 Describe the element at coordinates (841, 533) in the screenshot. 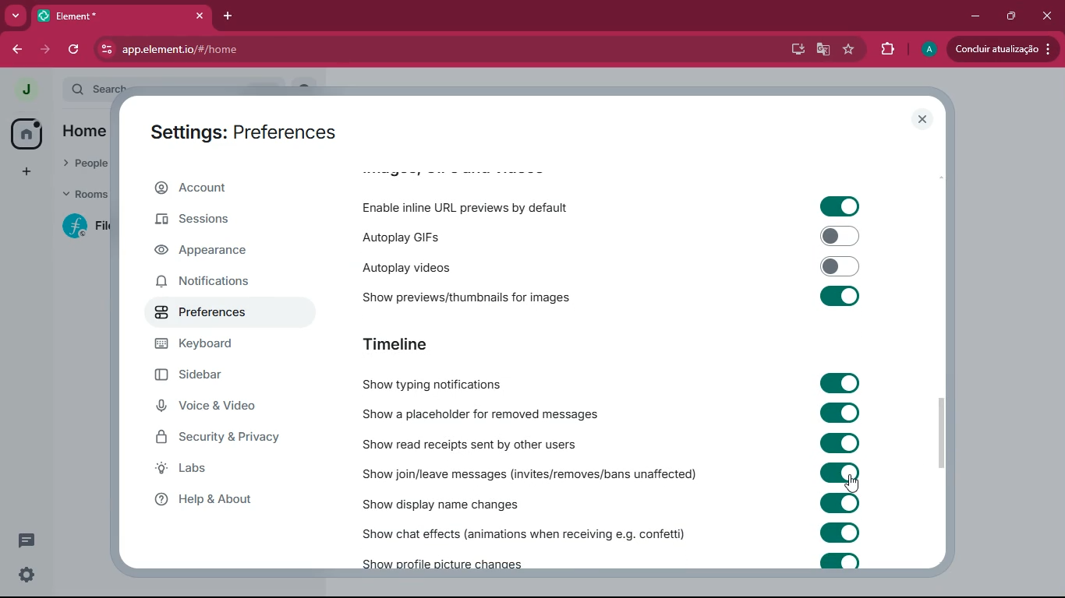

I see `toggle on/off` at that location.